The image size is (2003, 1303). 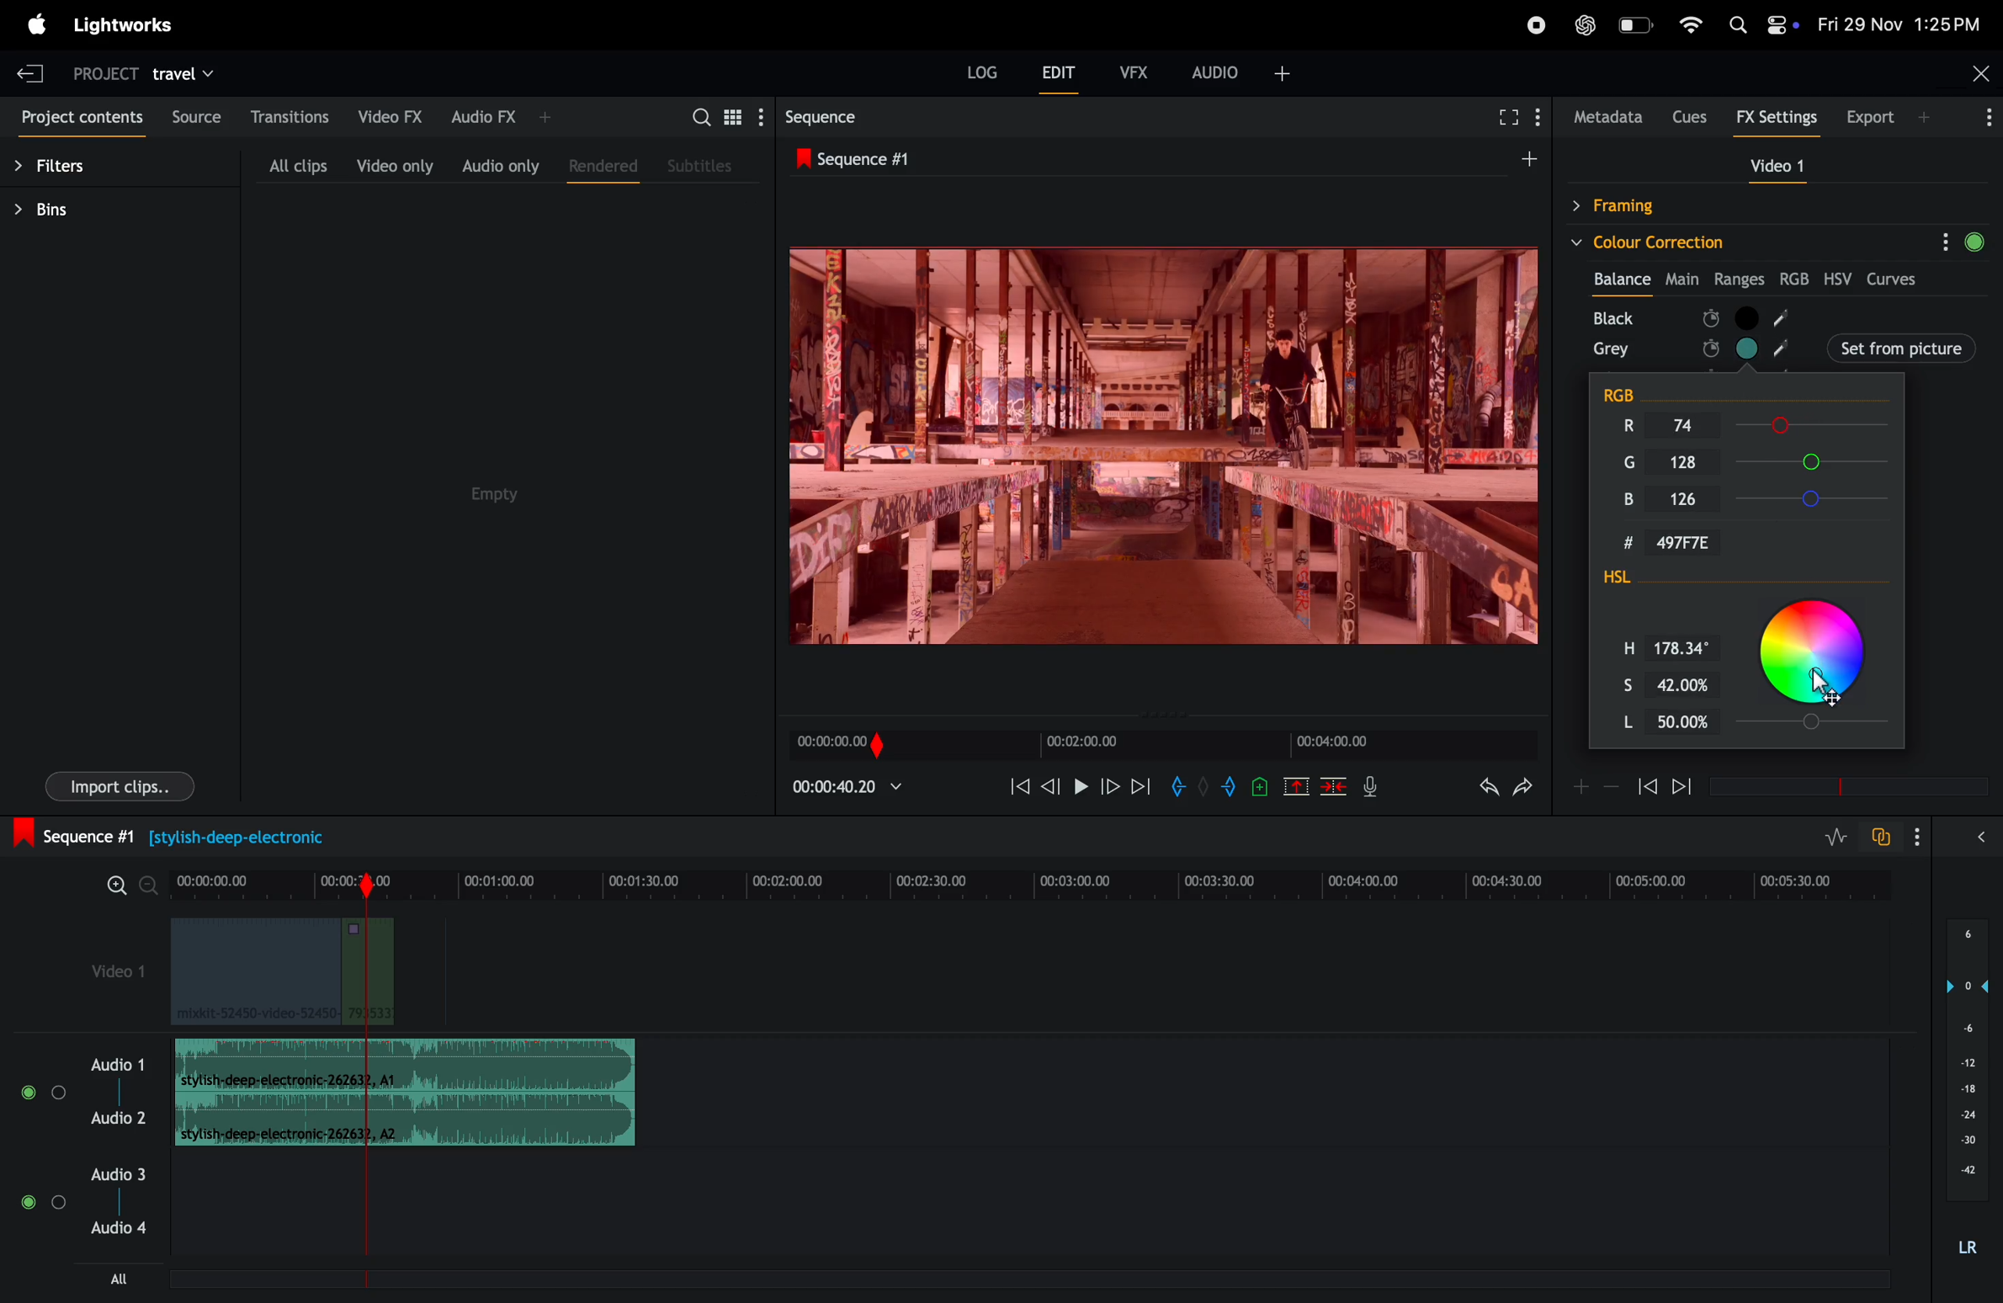 I want to click on nextframe, so click(x=1111, y=785).